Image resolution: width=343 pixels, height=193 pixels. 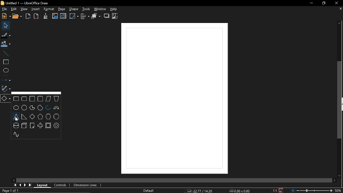 What do you see at coordinates (6, 16) in the screenshot?
I see `New` at bounding box center [6, 16].